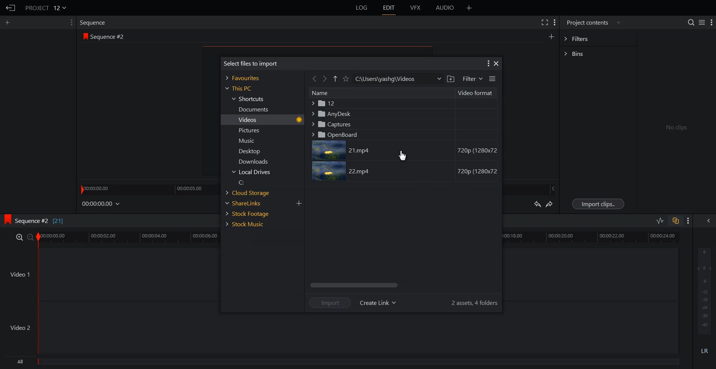  What do you see at coordinates (251, 193) in the screenshot?
I see `Cloud Storage` at bounding box center [251, 193].